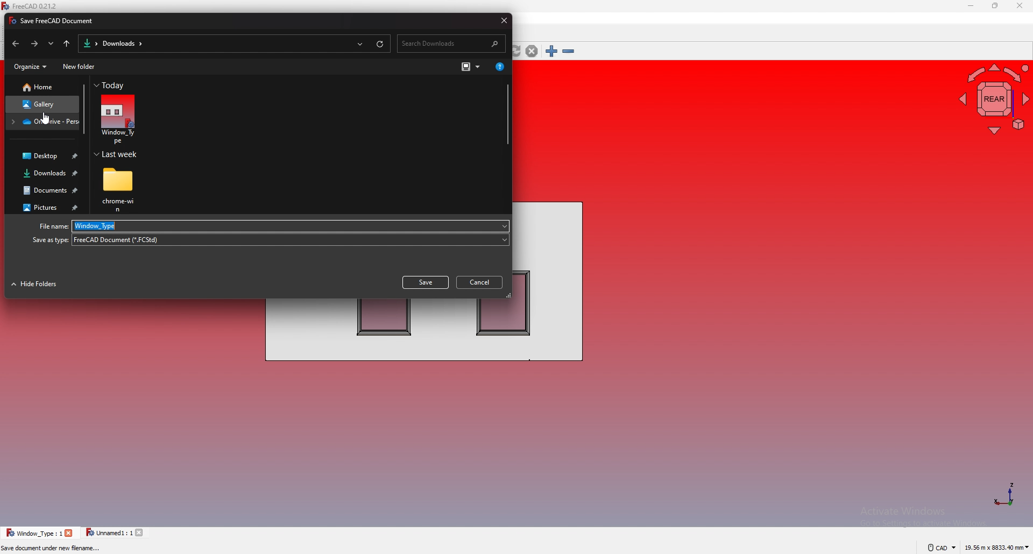 This screenshot has height=554, width=1033. Describe the element at coordinates (55, 21) in the screenshot. I see `Save FreeCAD Document` at that location.